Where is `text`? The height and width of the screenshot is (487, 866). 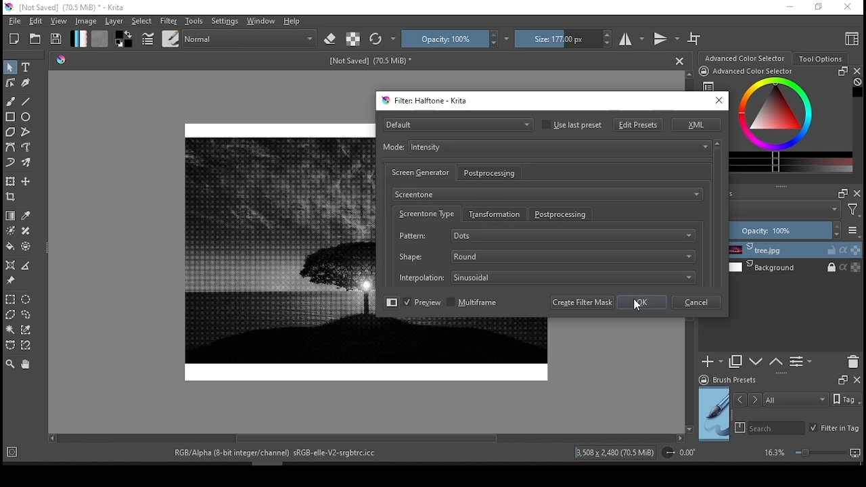 text is located at coordinates (271, 453).